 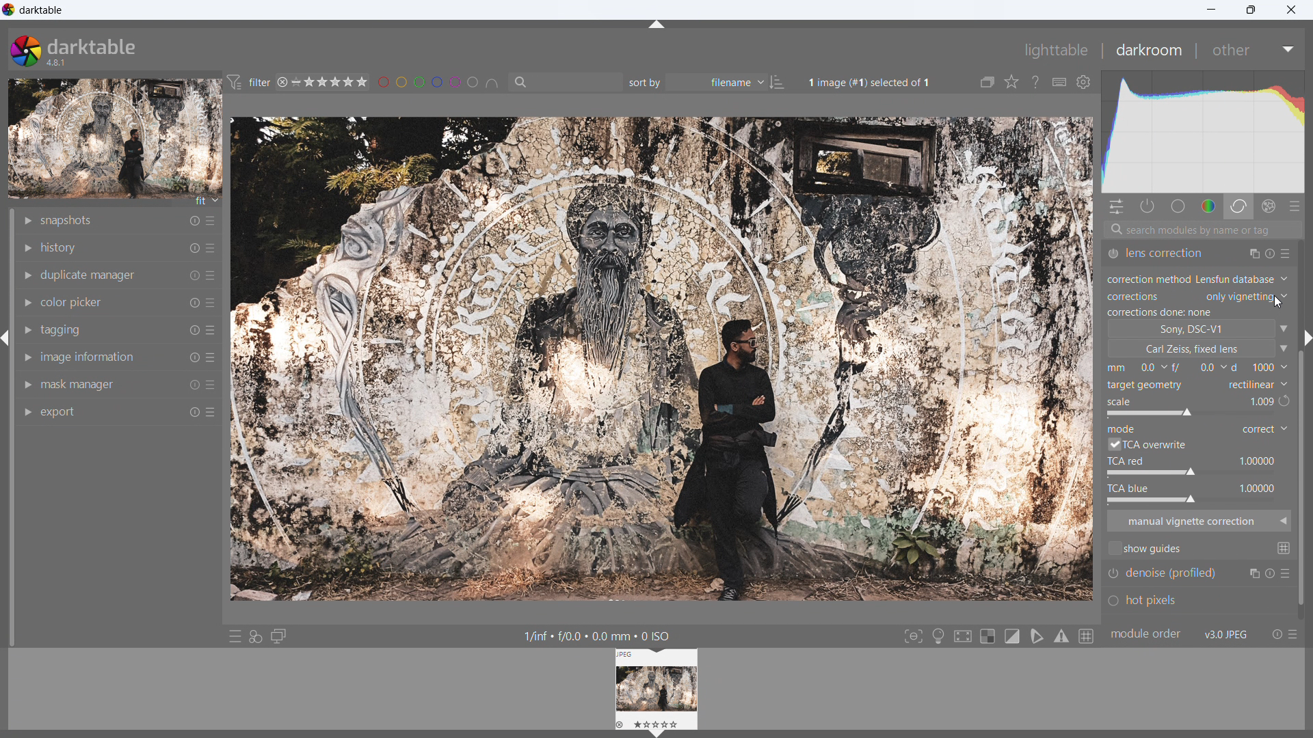 What do you see at coordinates (114, 136) in the screenshot?
I see `image preview` at bounding box center [114, 136].